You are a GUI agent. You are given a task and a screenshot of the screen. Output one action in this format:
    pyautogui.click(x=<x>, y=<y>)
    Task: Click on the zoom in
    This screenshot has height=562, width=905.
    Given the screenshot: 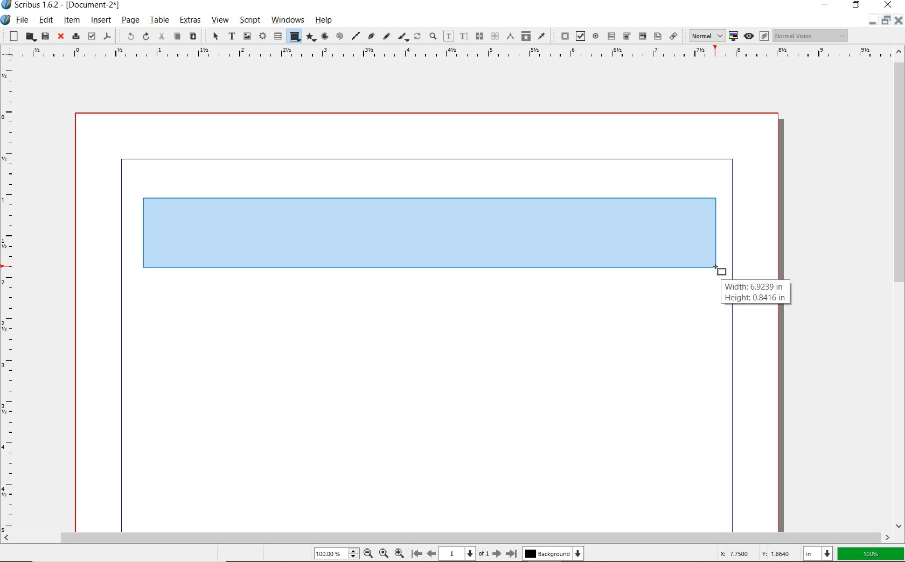 What is the action you would take?
    pyautogui.click(x=368, y=553)
    